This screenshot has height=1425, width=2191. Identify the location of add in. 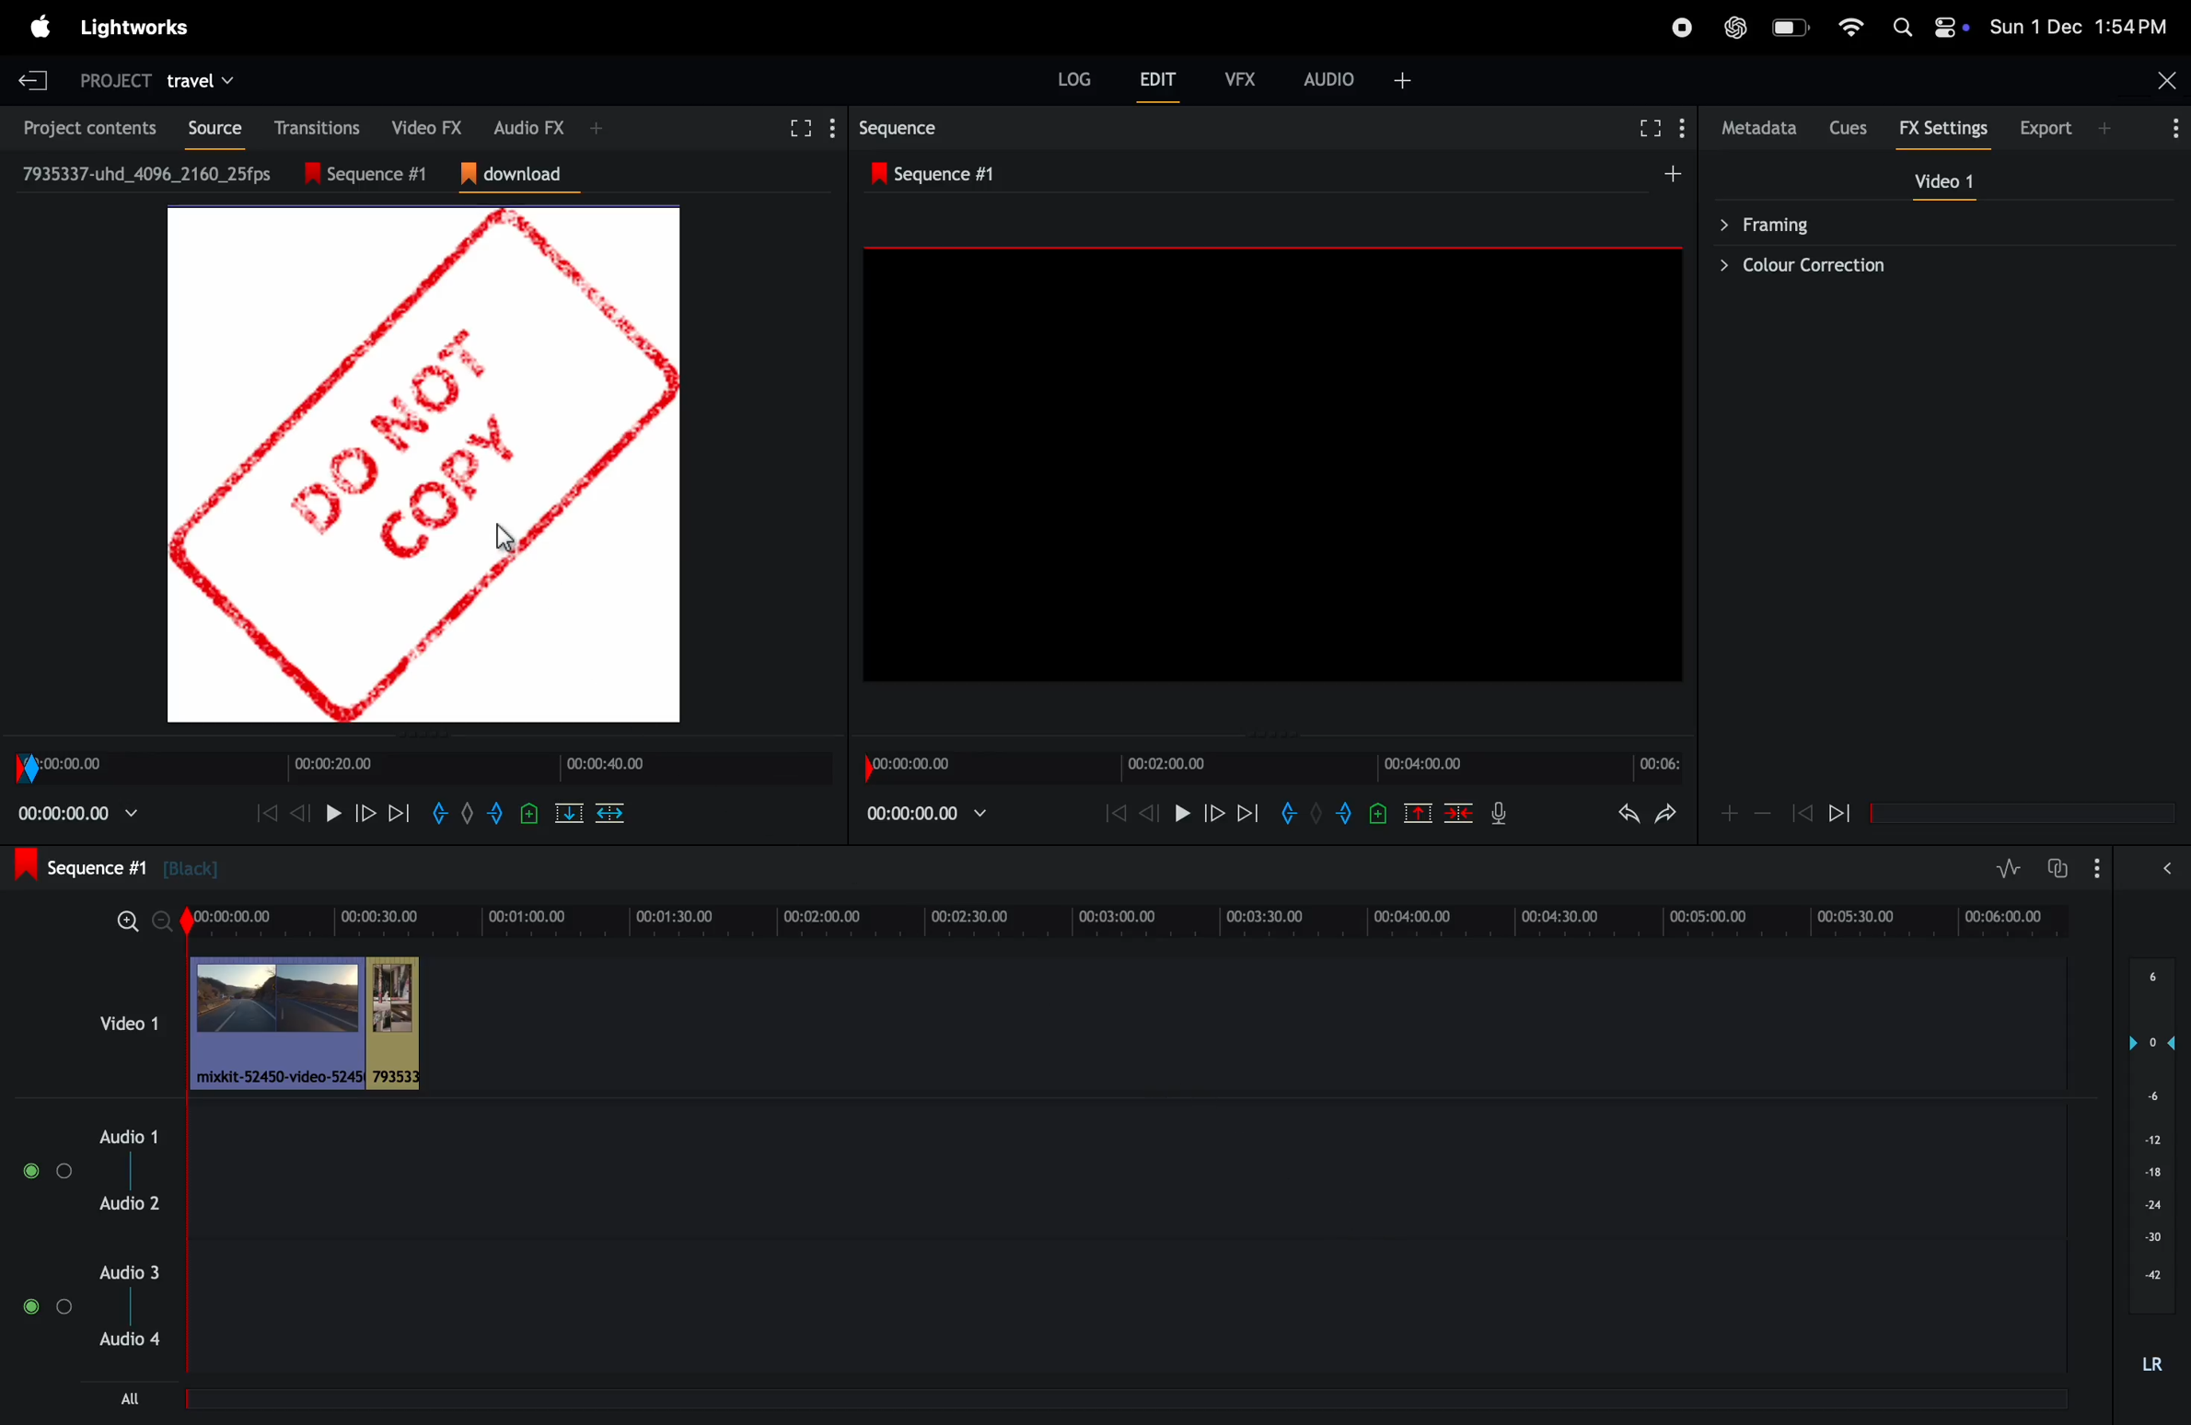
(437, 813).